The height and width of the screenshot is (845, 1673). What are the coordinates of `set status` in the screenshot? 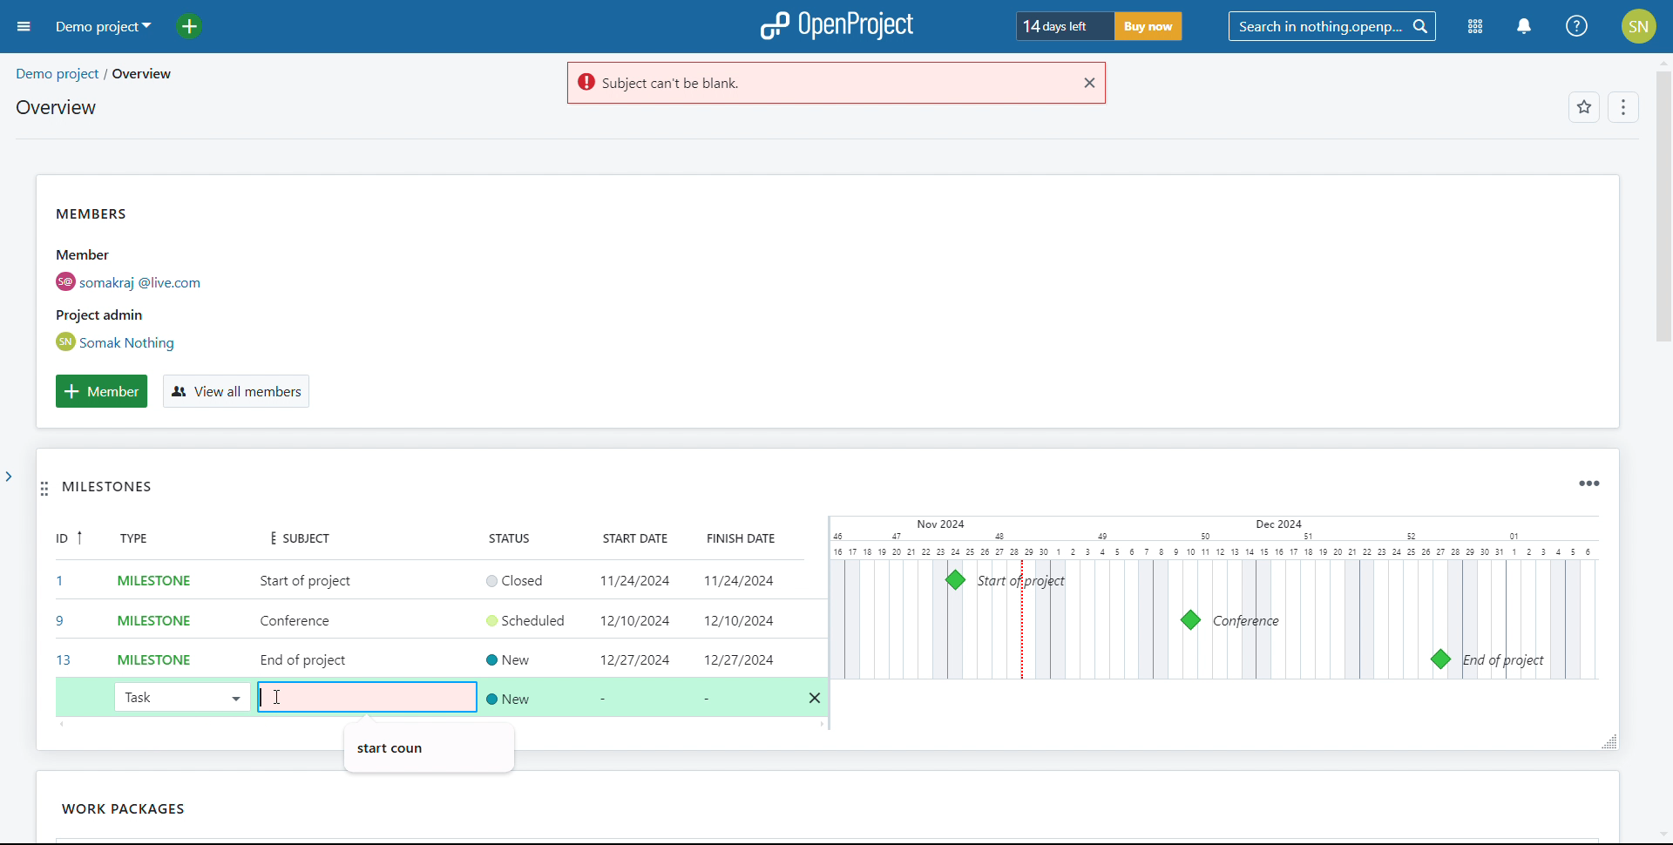 It's located at (531, 635).